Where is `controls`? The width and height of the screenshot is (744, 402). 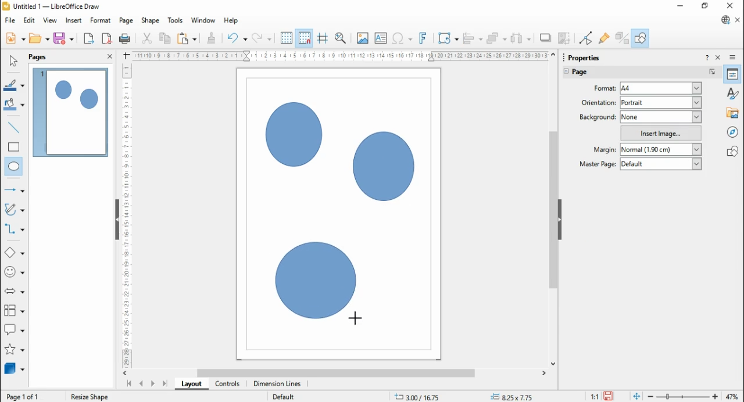
controls is located at coordinates (227, 384).